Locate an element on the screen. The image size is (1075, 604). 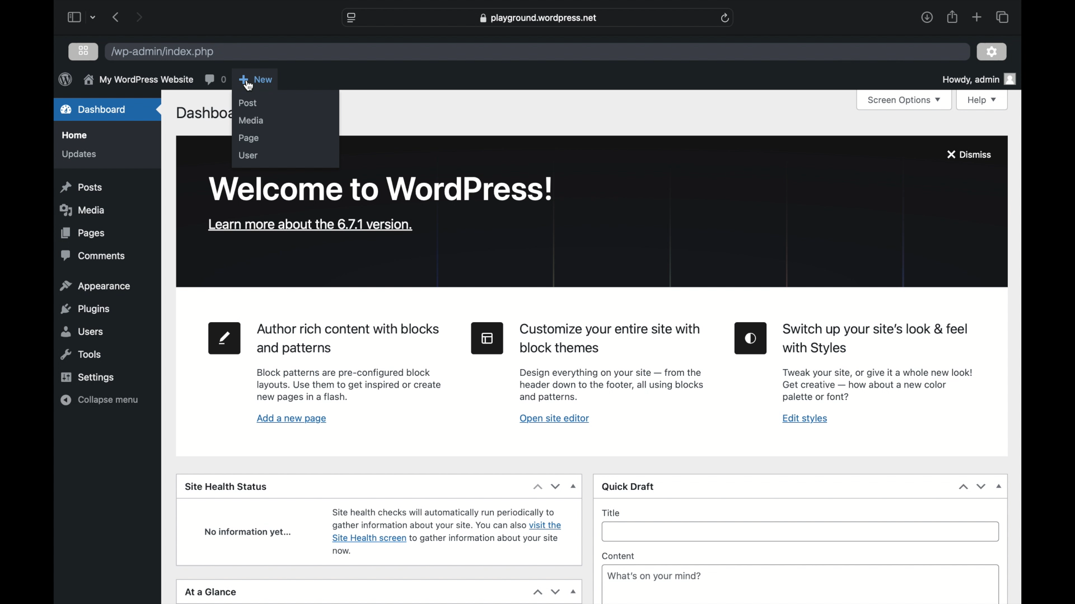
heading is located at coordinates (611, 338).